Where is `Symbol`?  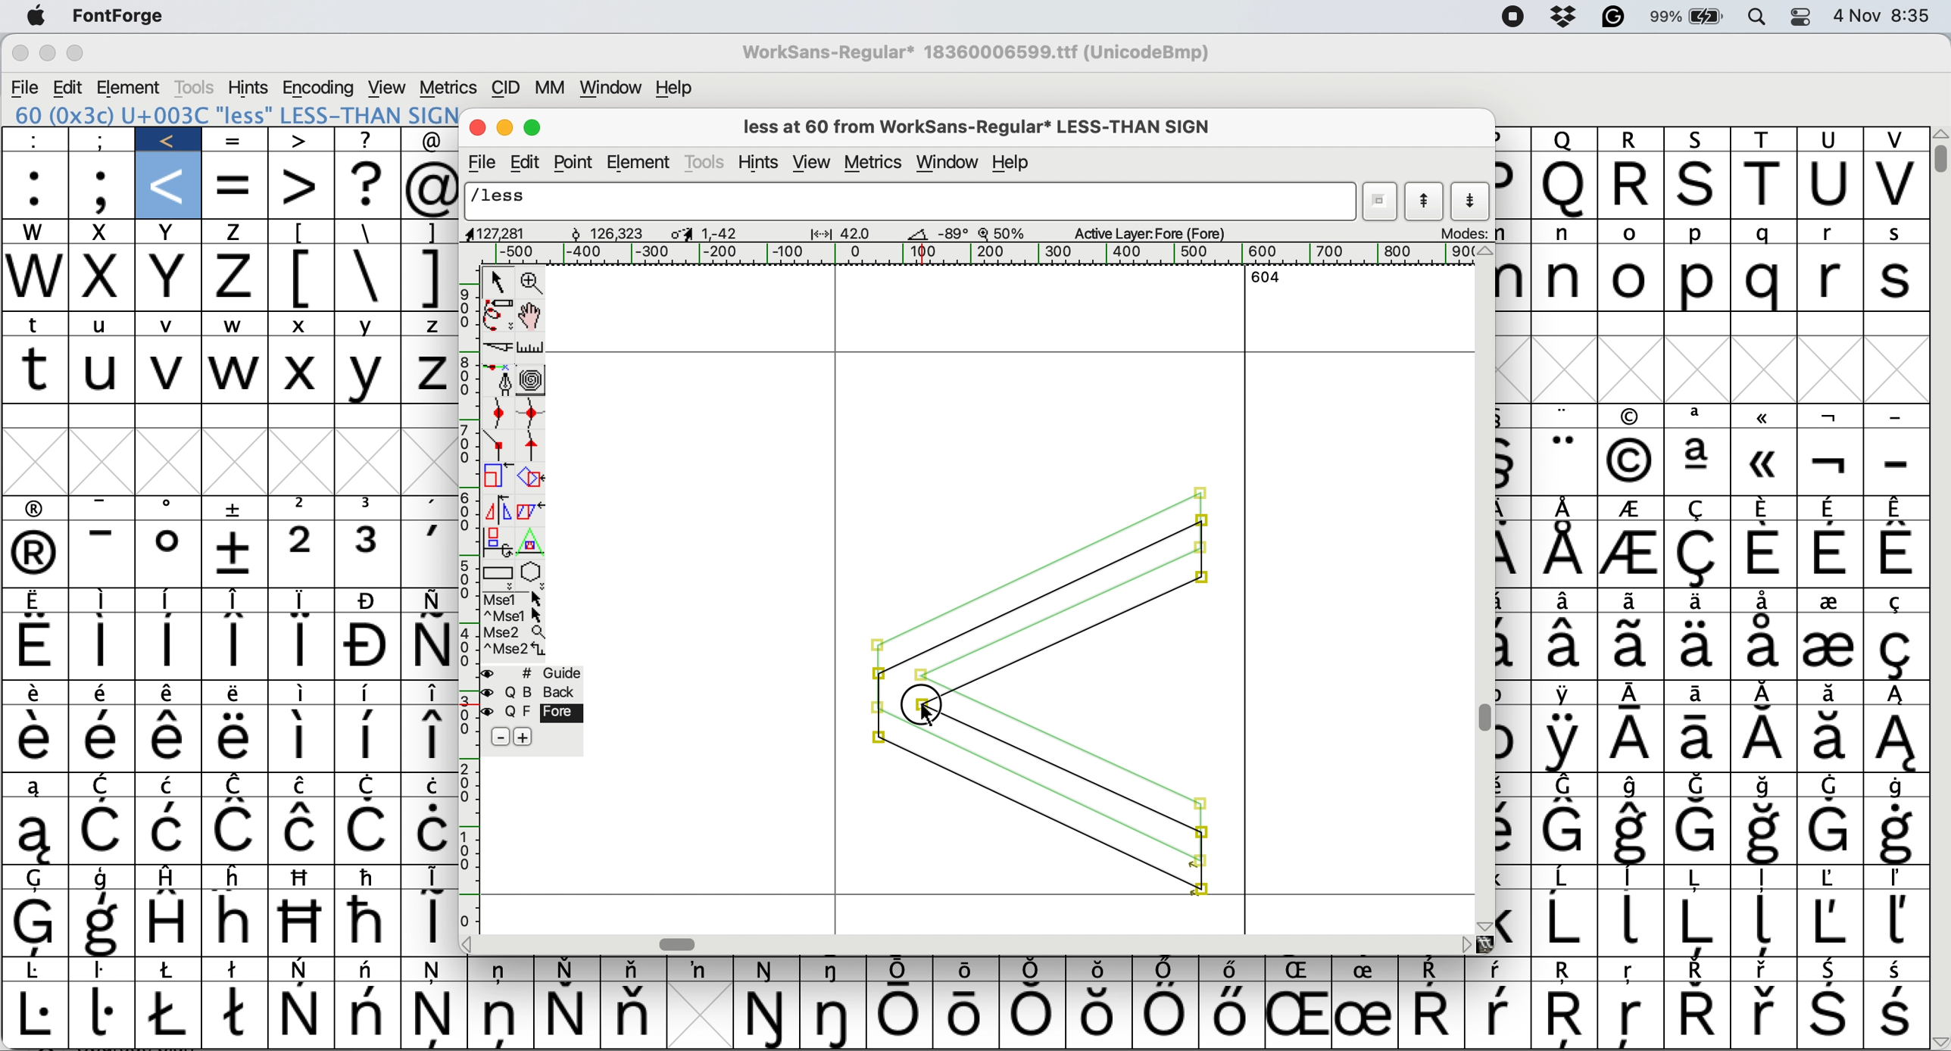
Symbol is located at coordinates (1703, 741).